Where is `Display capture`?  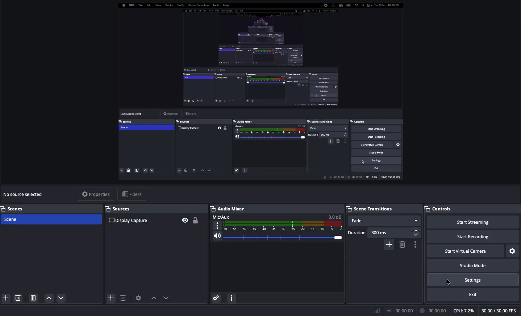
Display capture is located at coordinates (127, 221).